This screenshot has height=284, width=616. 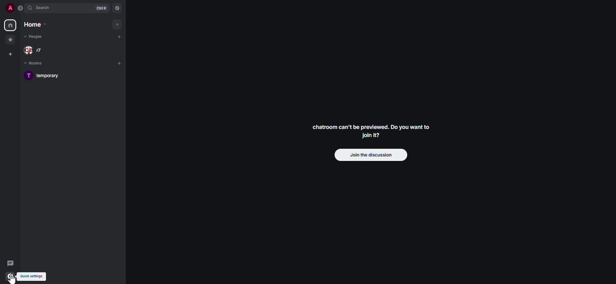 What do you see at coordinates (36, 37) in the screenshot?
I see `people` at bounding box center [36, 37].